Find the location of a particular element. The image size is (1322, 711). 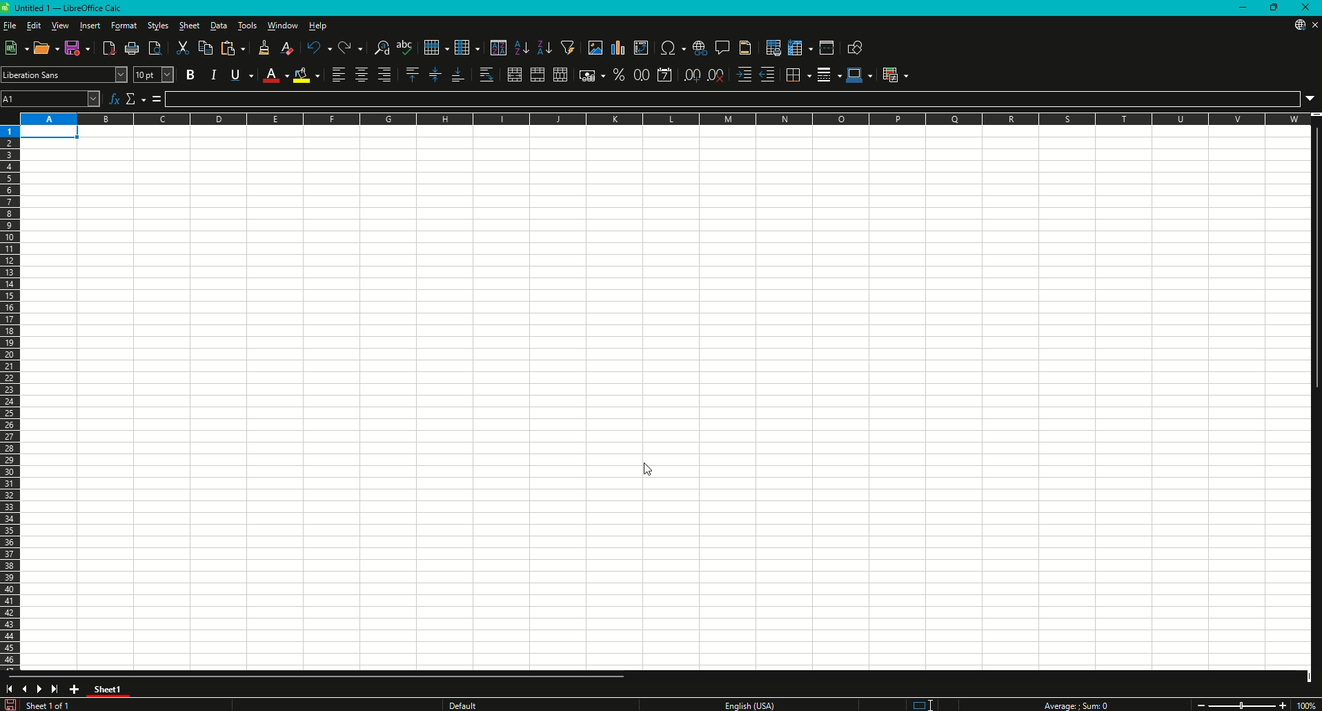

Sheet is located at coordinates (190, 25).